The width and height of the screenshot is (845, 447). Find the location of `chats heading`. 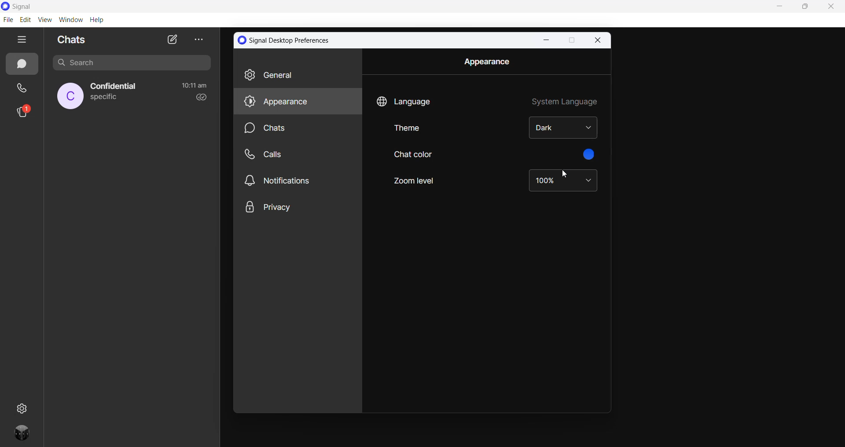

chats heading is located at coordinates (74, 39).